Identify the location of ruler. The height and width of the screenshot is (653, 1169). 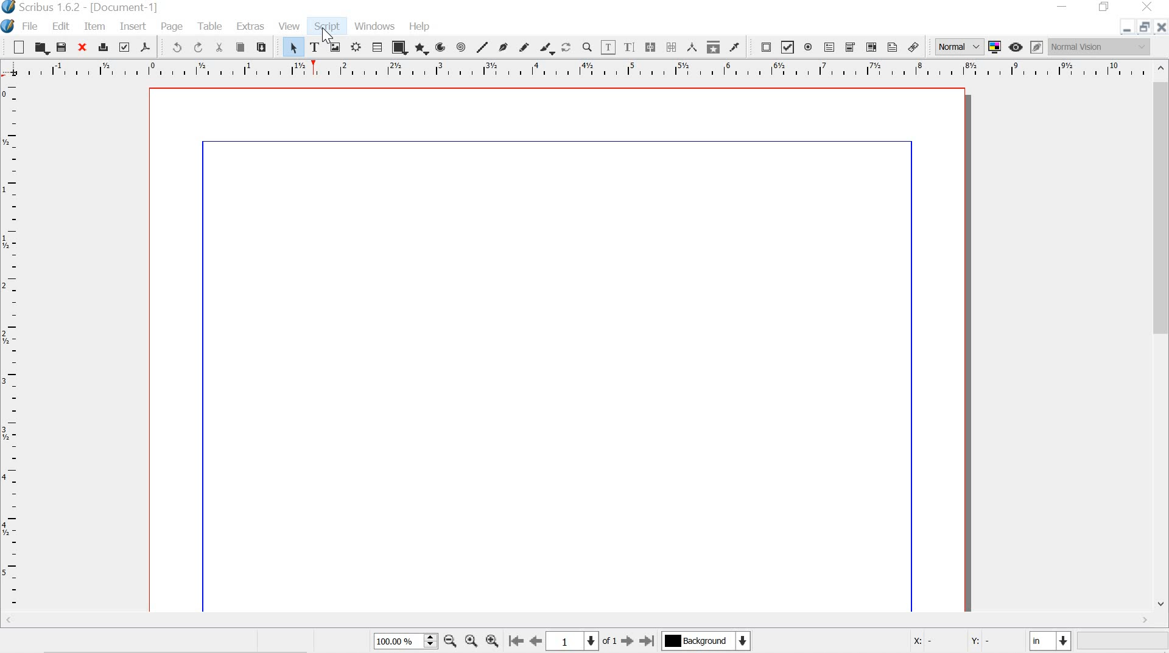
(12, 347).